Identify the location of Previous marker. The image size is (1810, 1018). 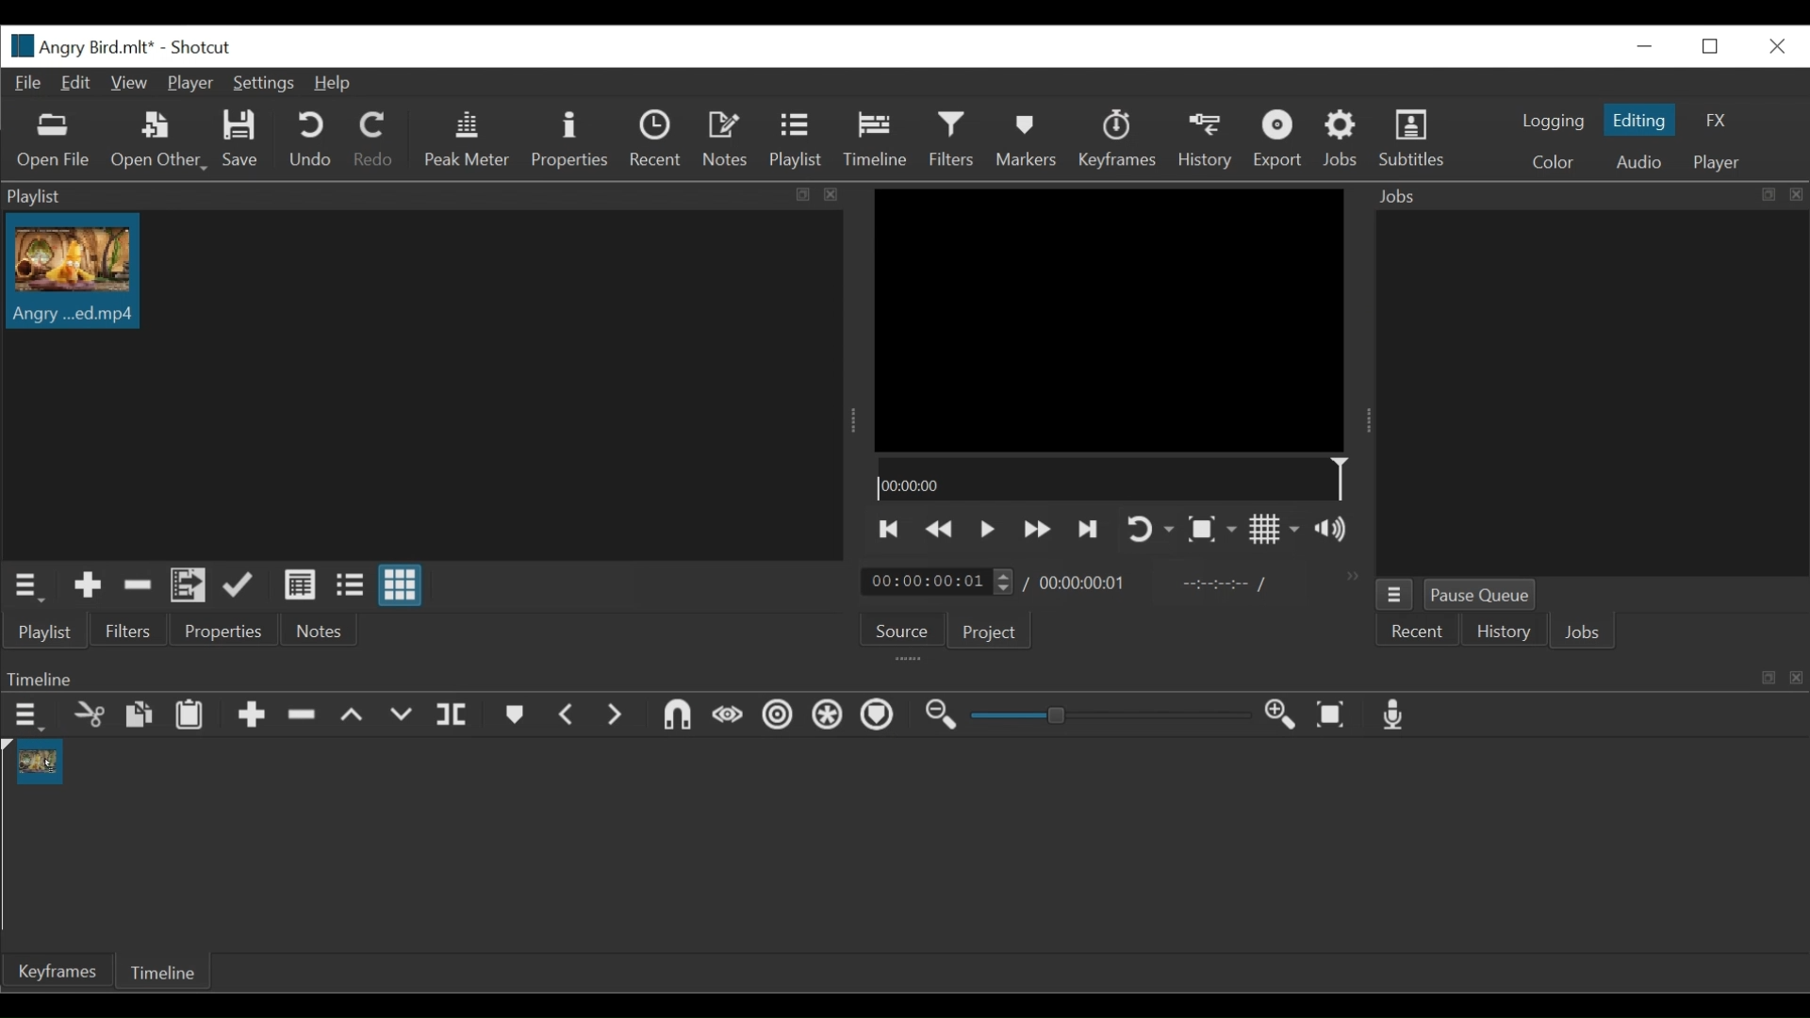
(568, 715).